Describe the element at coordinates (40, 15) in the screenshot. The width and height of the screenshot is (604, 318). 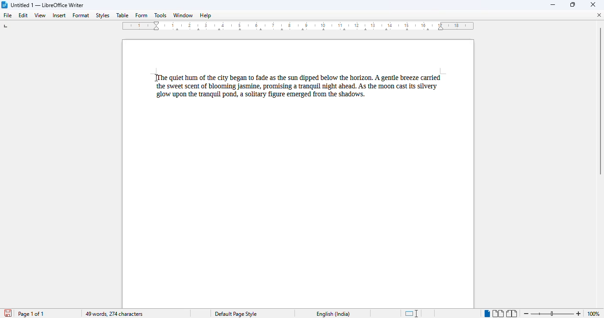
I see `view` at that location.